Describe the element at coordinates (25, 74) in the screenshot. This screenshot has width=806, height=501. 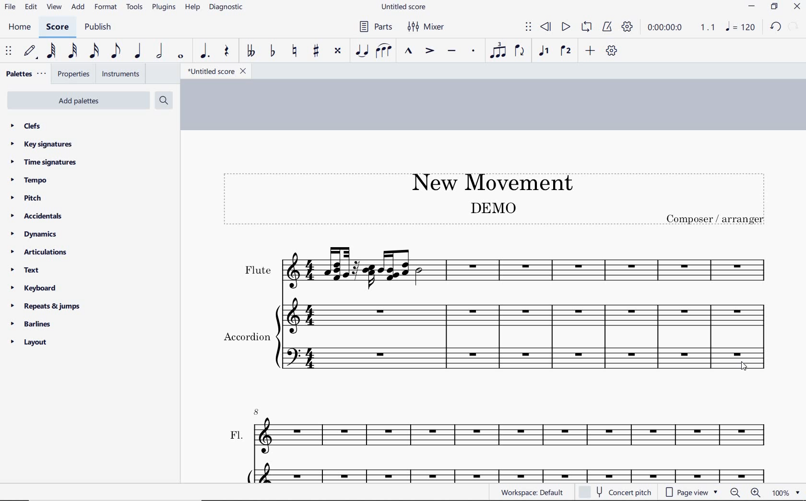
I see `palettes` at that location.